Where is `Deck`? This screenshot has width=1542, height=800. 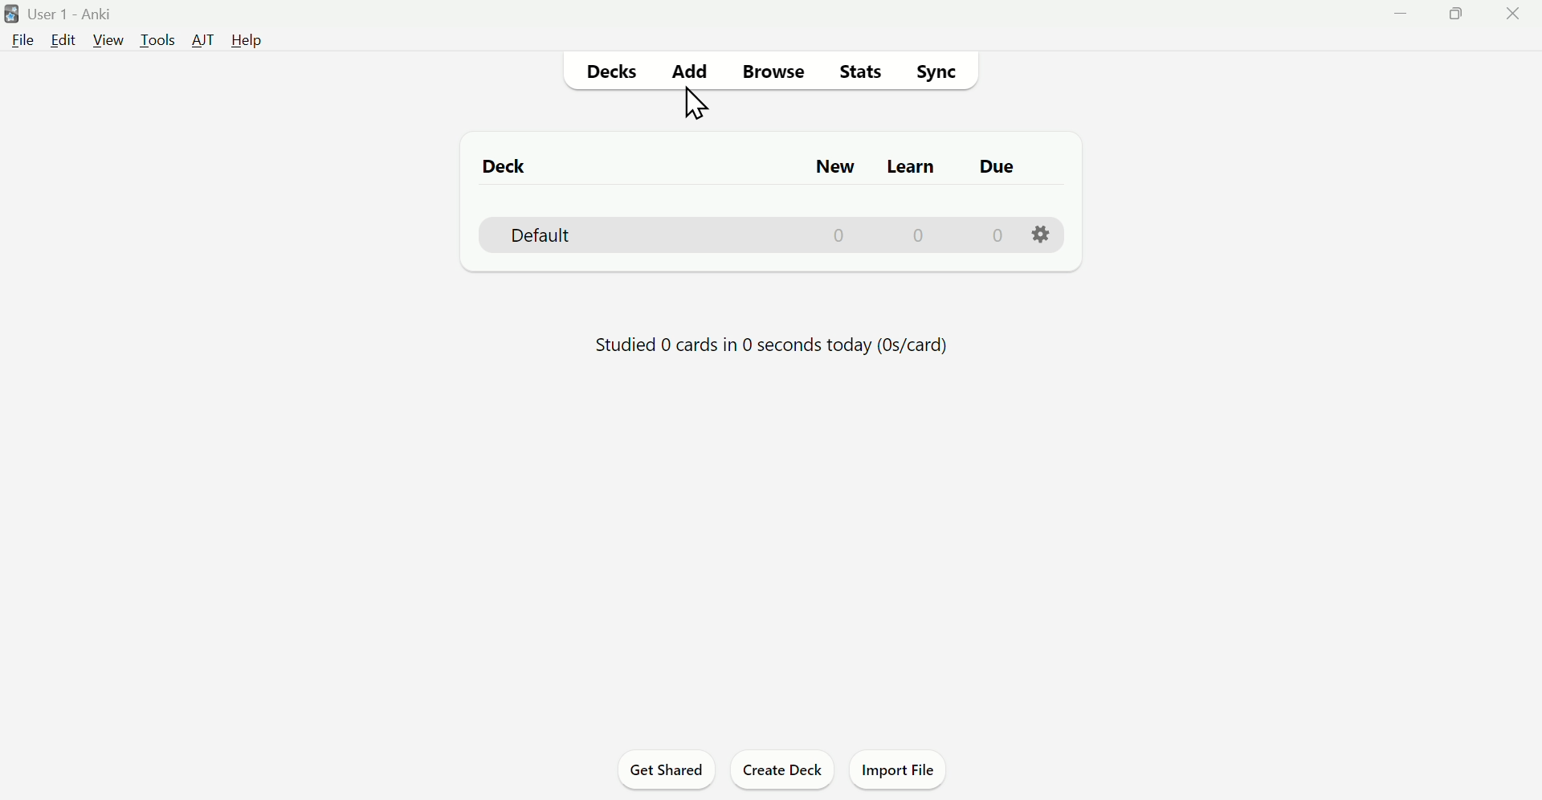 Deck is located at coordinates (508, 166).